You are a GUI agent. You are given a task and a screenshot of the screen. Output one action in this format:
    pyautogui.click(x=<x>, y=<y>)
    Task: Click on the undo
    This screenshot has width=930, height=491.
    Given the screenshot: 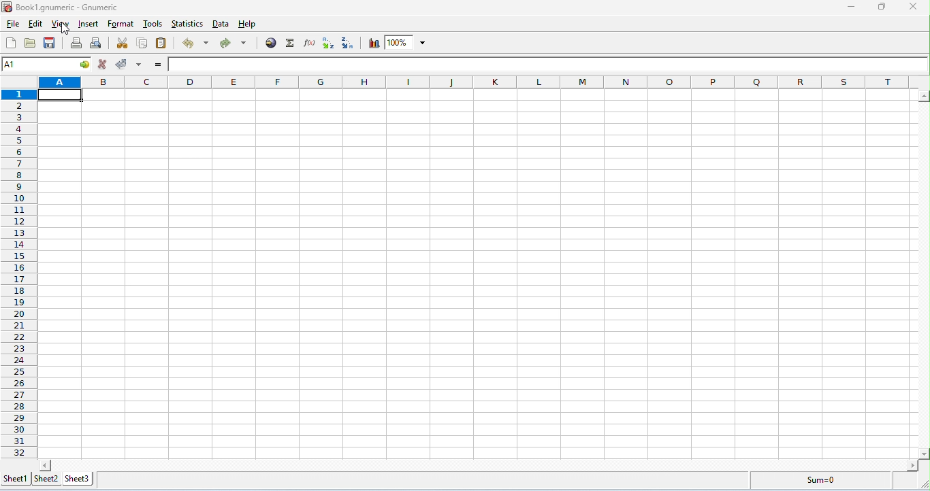 What is the action you would take?
    pyautogui.click(x=197, y=43)
    